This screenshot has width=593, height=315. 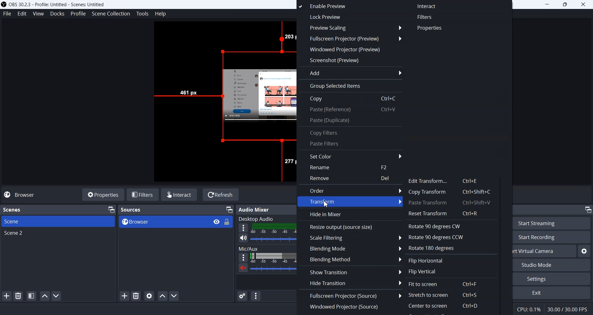 What do you see at coordinates (444, 296) in the screenshot?
I see `Stretch to screen` at bounding box center [444, 296].